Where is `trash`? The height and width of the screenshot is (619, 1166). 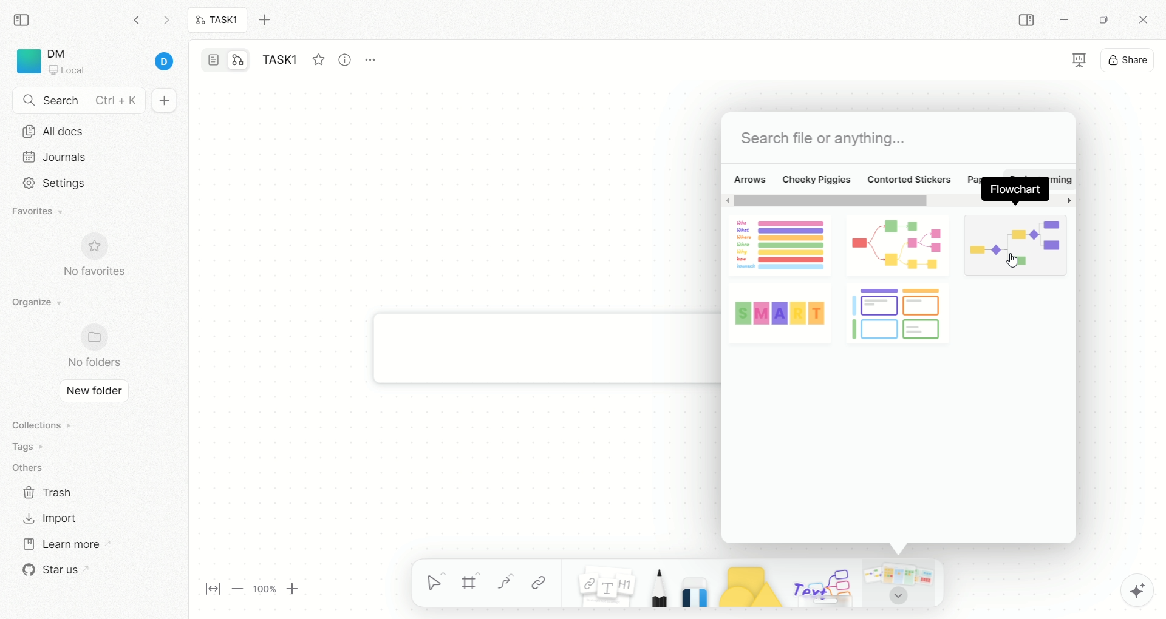
trash is located at coordinates (49, 492).